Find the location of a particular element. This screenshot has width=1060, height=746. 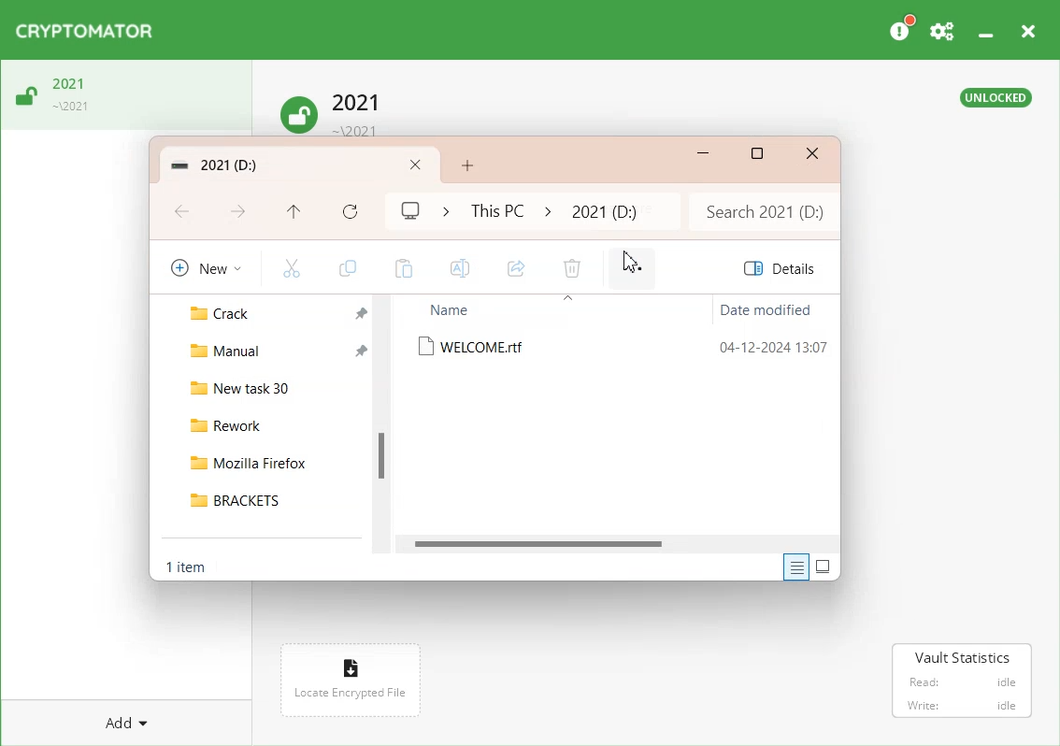

Name is located at coordinates (456, 310).